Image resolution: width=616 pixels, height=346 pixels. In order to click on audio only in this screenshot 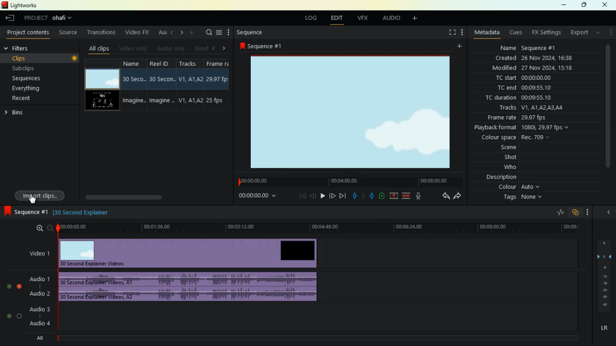, I will do `click(171, 48)`.